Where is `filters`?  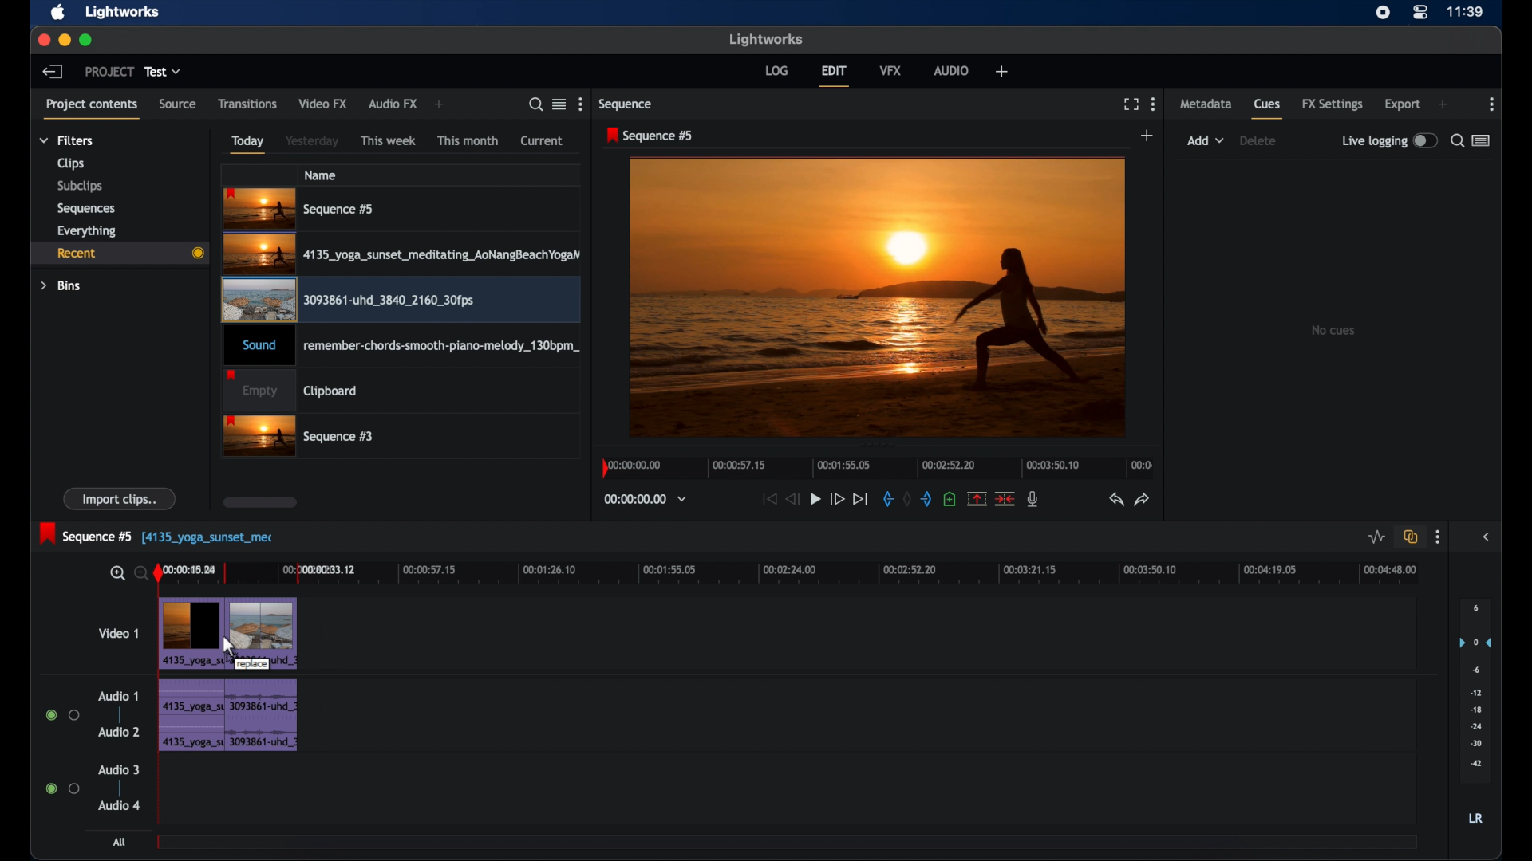 filters is located at coordinates (67, 140).